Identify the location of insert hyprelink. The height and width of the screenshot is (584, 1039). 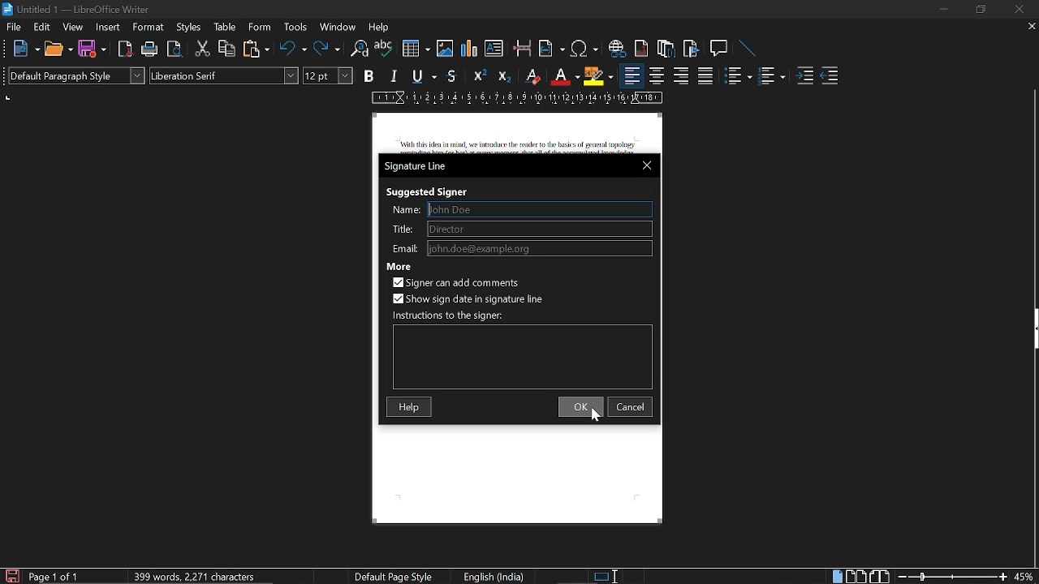
(617, 48).